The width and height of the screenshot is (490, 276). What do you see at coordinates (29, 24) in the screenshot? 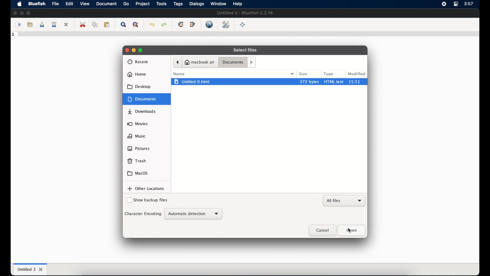
I see `open` at bounding box center [29, 24].